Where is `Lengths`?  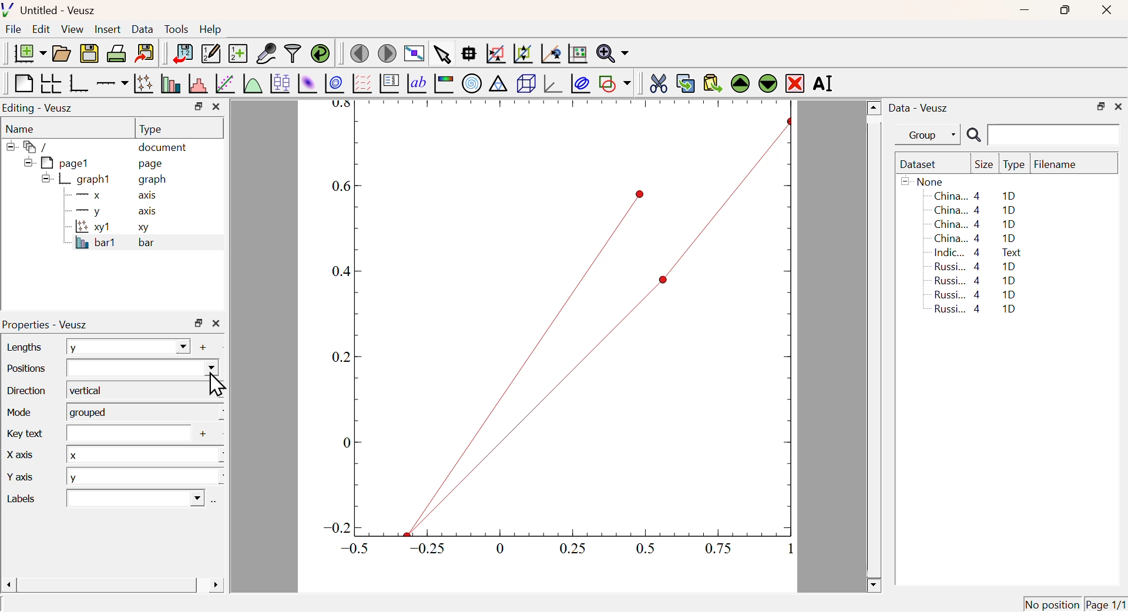 Lengths is located at coordinates (23, 347).